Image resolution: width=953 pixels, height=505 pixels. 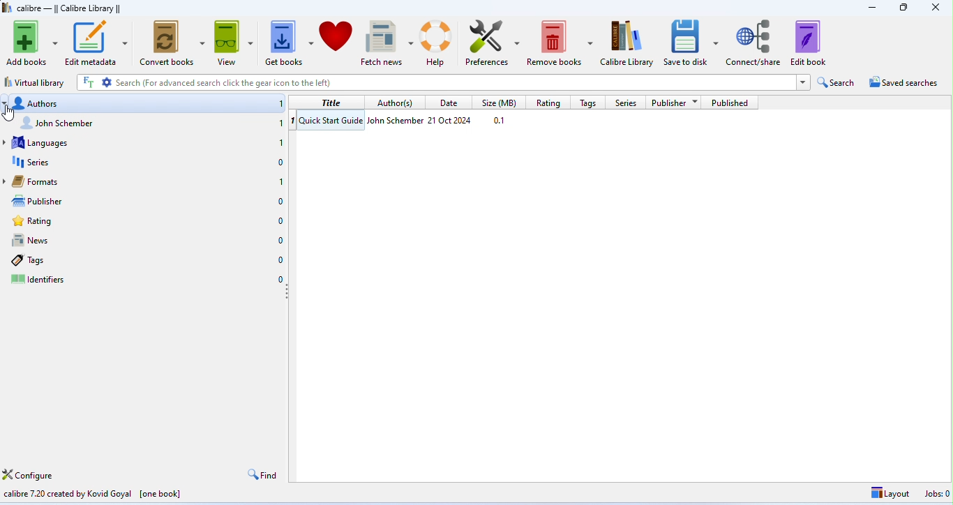 What do you see at coordinates (6, 142) in the screenshot?
I see `expand languages` at bounding box center [6, 142].